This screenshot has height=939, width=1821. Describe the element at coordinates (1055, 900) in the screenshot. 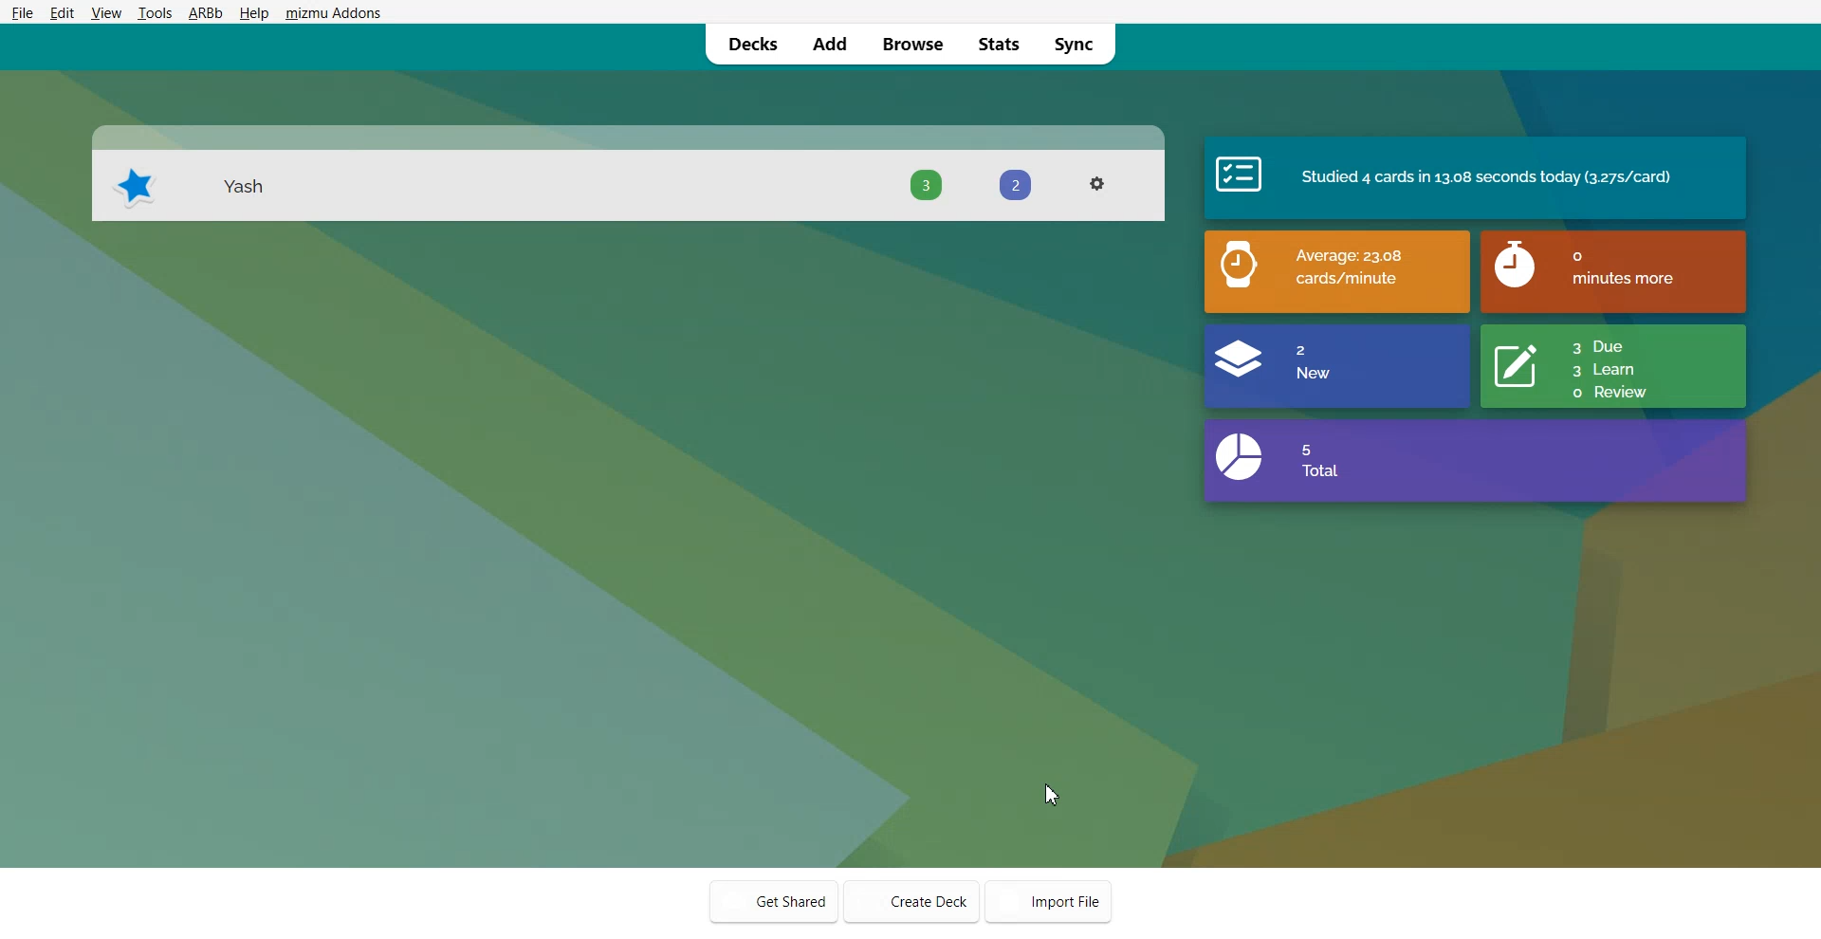

I see `Import File` at that location.